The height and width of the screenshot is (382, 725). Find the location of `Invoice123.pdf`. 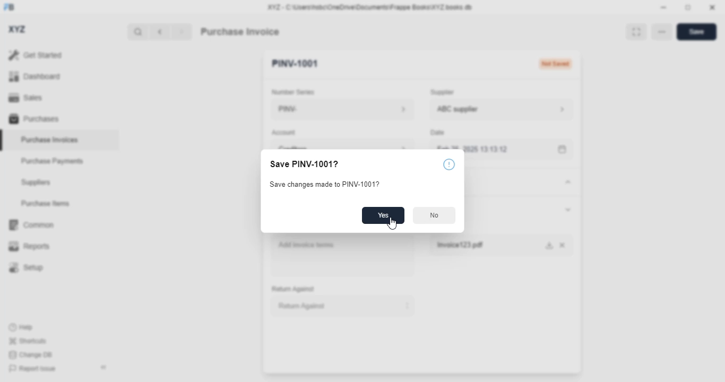

Invoice123.pdf is located at coordinates (478, 245).